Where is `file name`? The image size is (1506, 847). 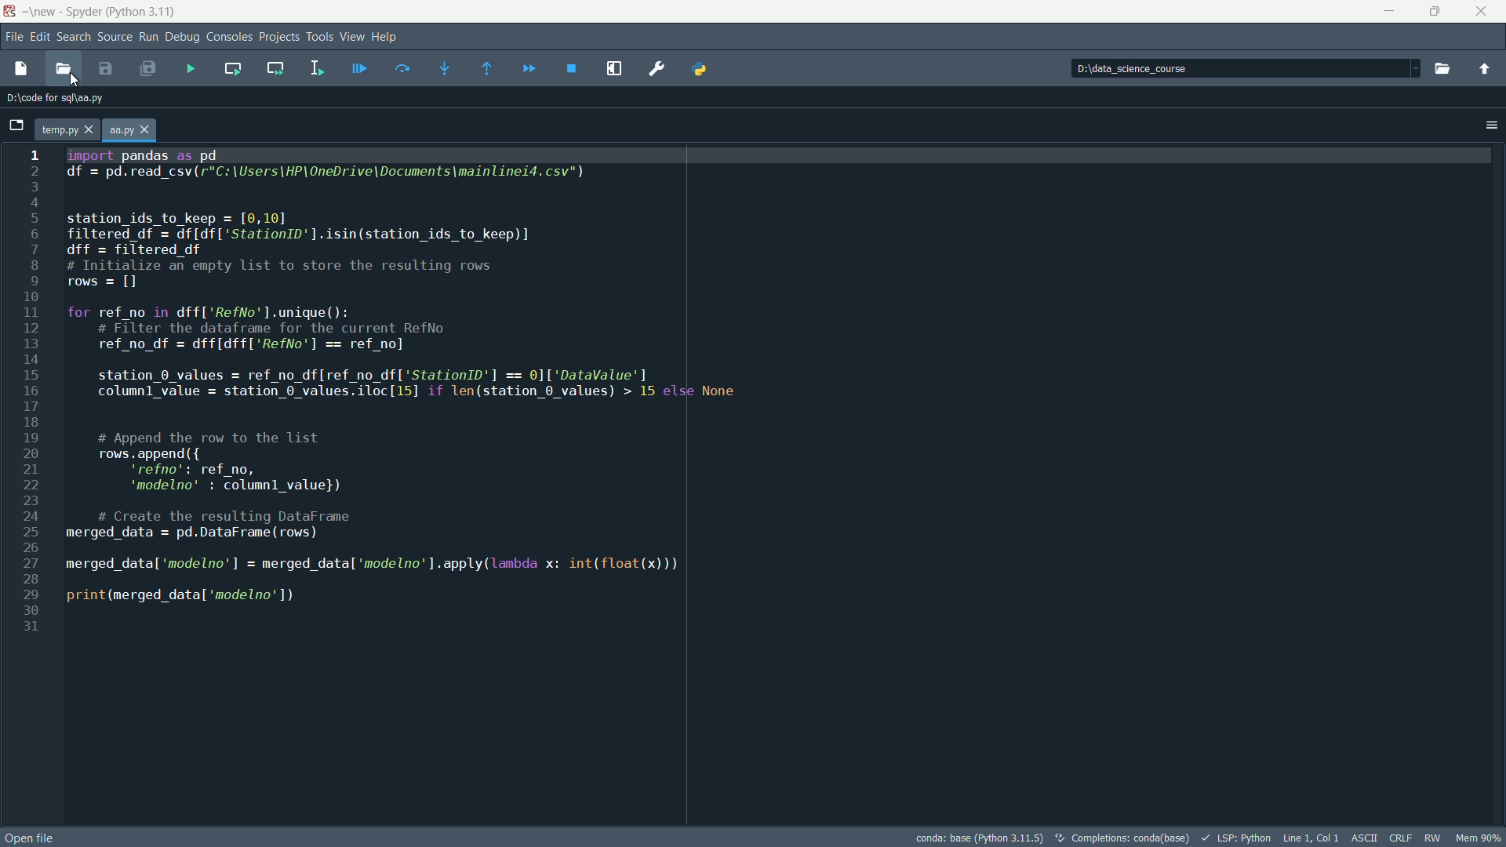 file name is located at coordinates (120, 130).